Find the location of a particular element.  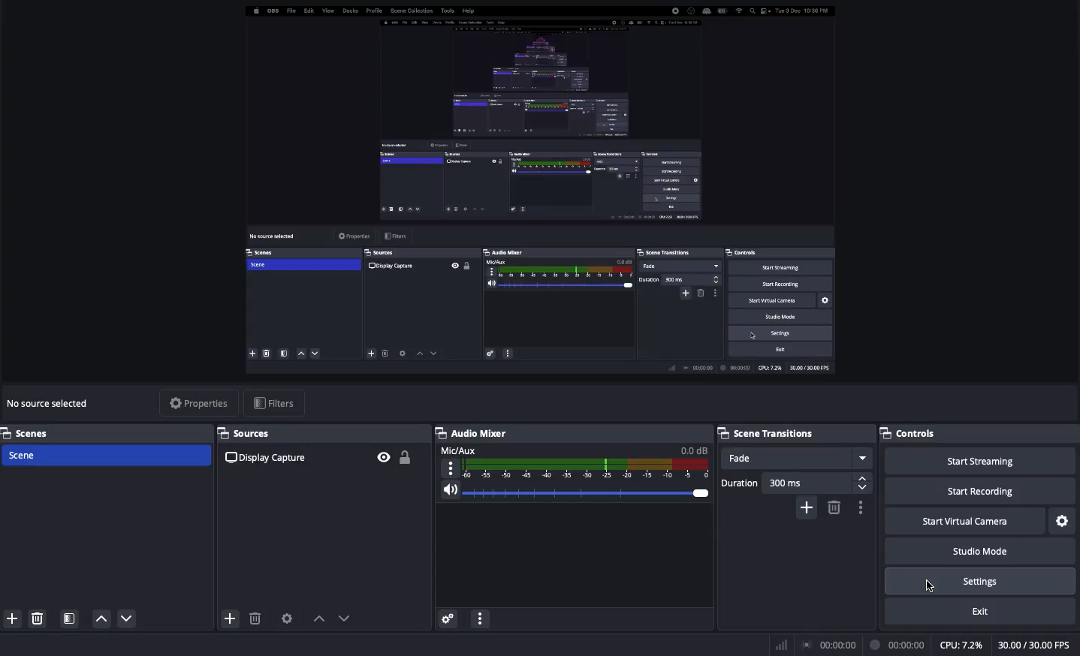

Up is located at coordinates (122, 620).